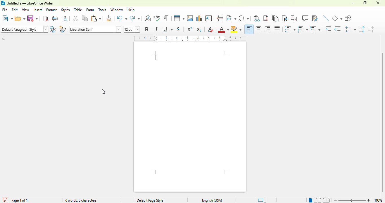 Image resolution: width=385 pixels, height=203 pixels. What do you see at coordinates (379, 200) in the screenshot?
I see `zoom factor` at bounding box center [379, 200].